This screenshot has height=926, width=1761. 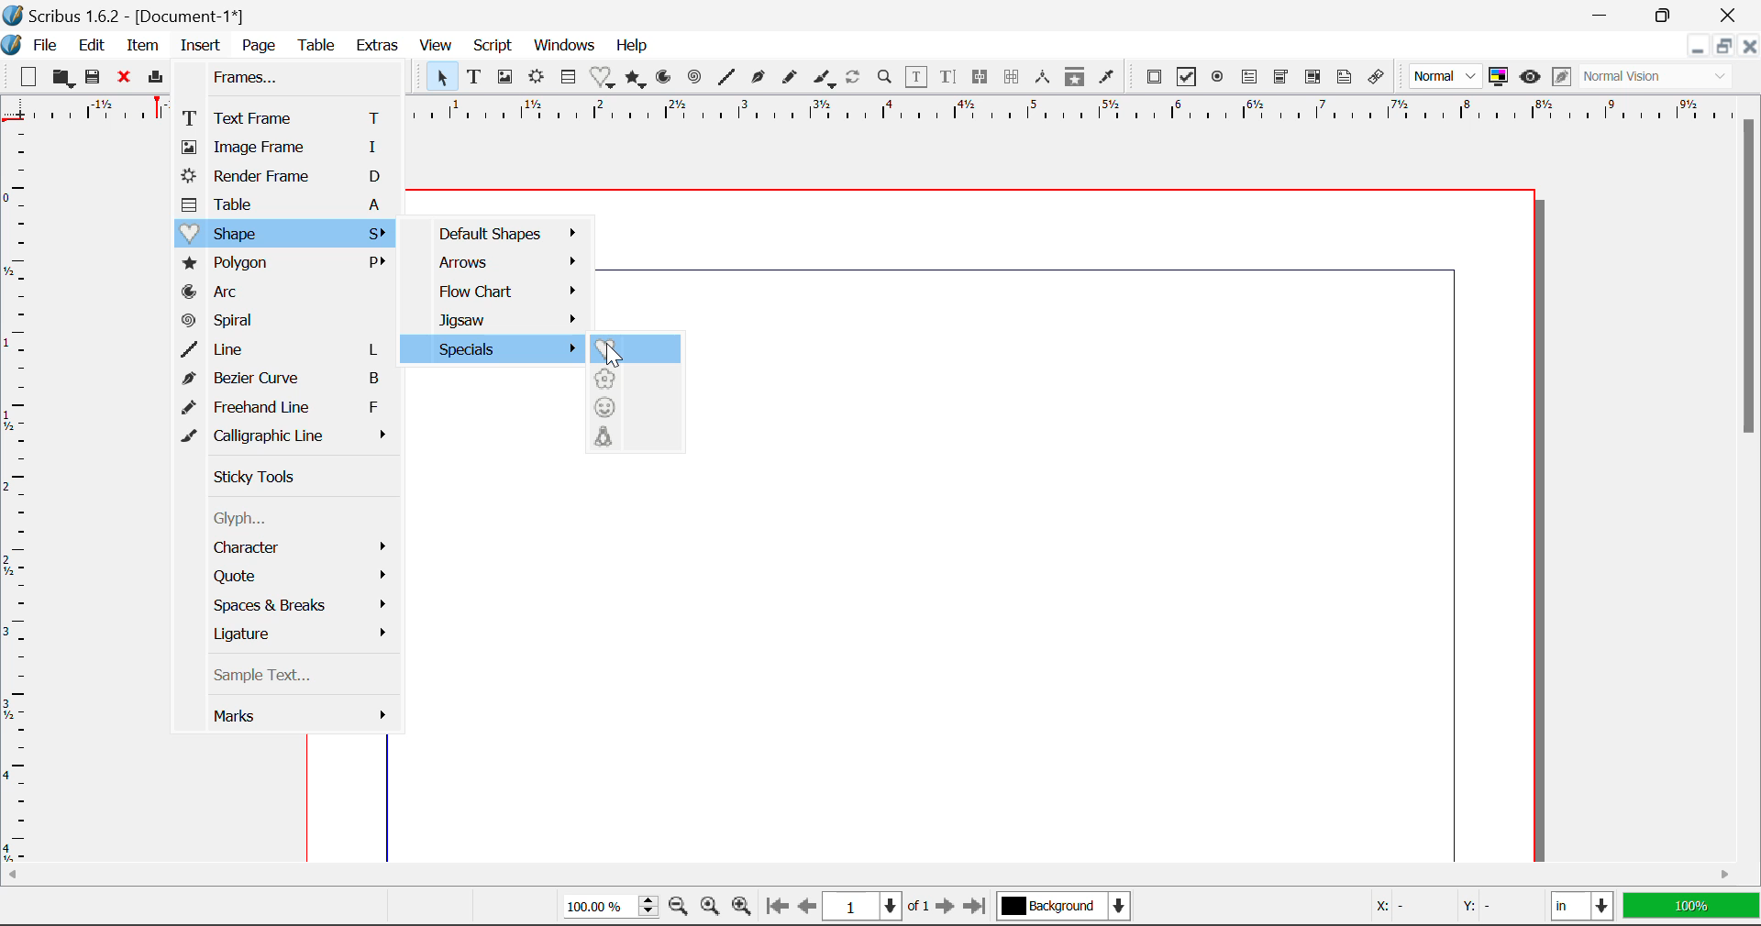 I want to click on Text Frames, so click(x=475, y=78).